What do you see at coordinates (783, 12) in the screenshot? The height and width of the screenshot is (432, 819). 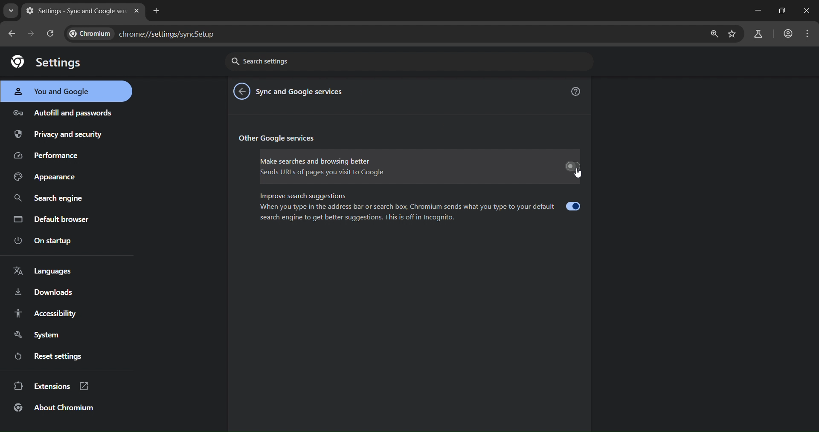 I see `restore down` at bounding box center [783, 12].